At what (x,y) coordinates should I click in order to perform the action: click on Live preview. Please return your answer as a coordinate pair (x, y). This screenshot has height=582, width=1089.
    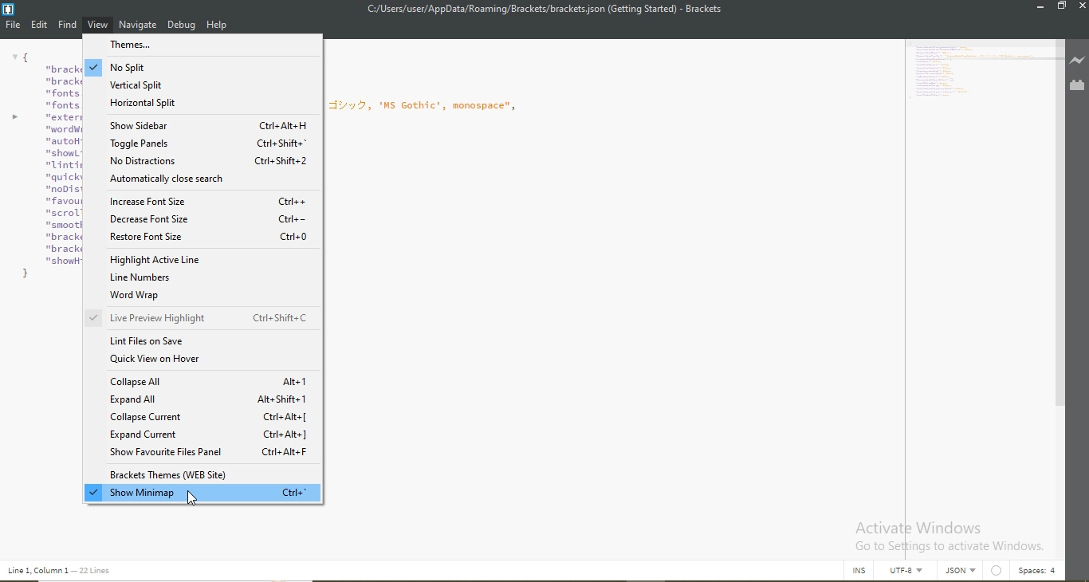
    Looking at the image, I should click on (1077, 61).